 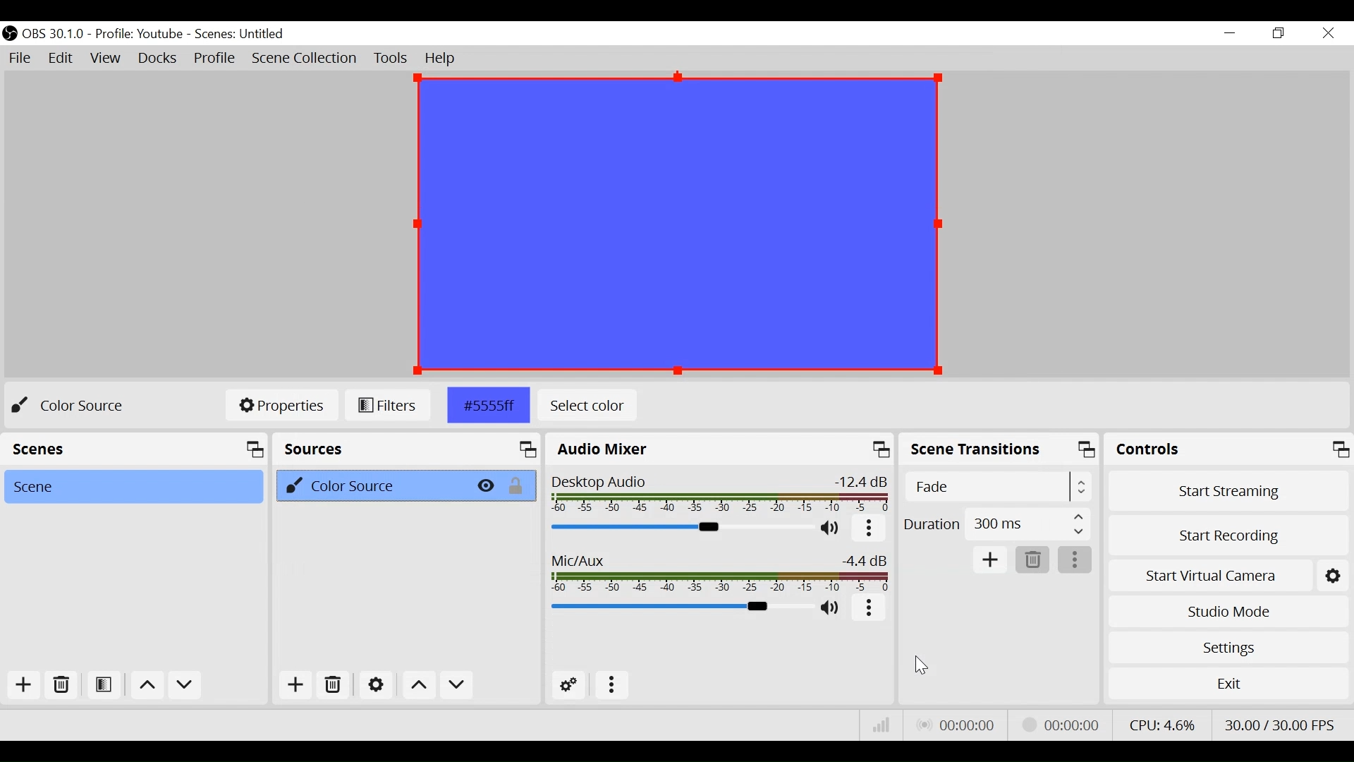 What do you see at coordinates (146, 685) in the screenshot?
I see `move up` at bounding box center [146, 685].